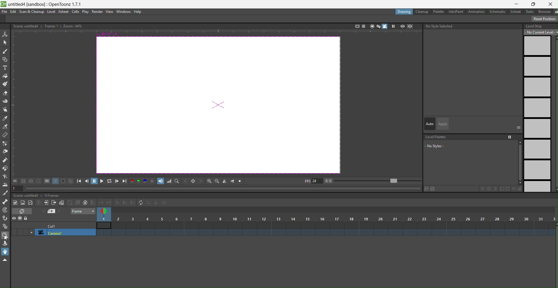  Describe the element at coordinates (23, 202) in the screenshot. I see `new  toonz vector level` at that location.